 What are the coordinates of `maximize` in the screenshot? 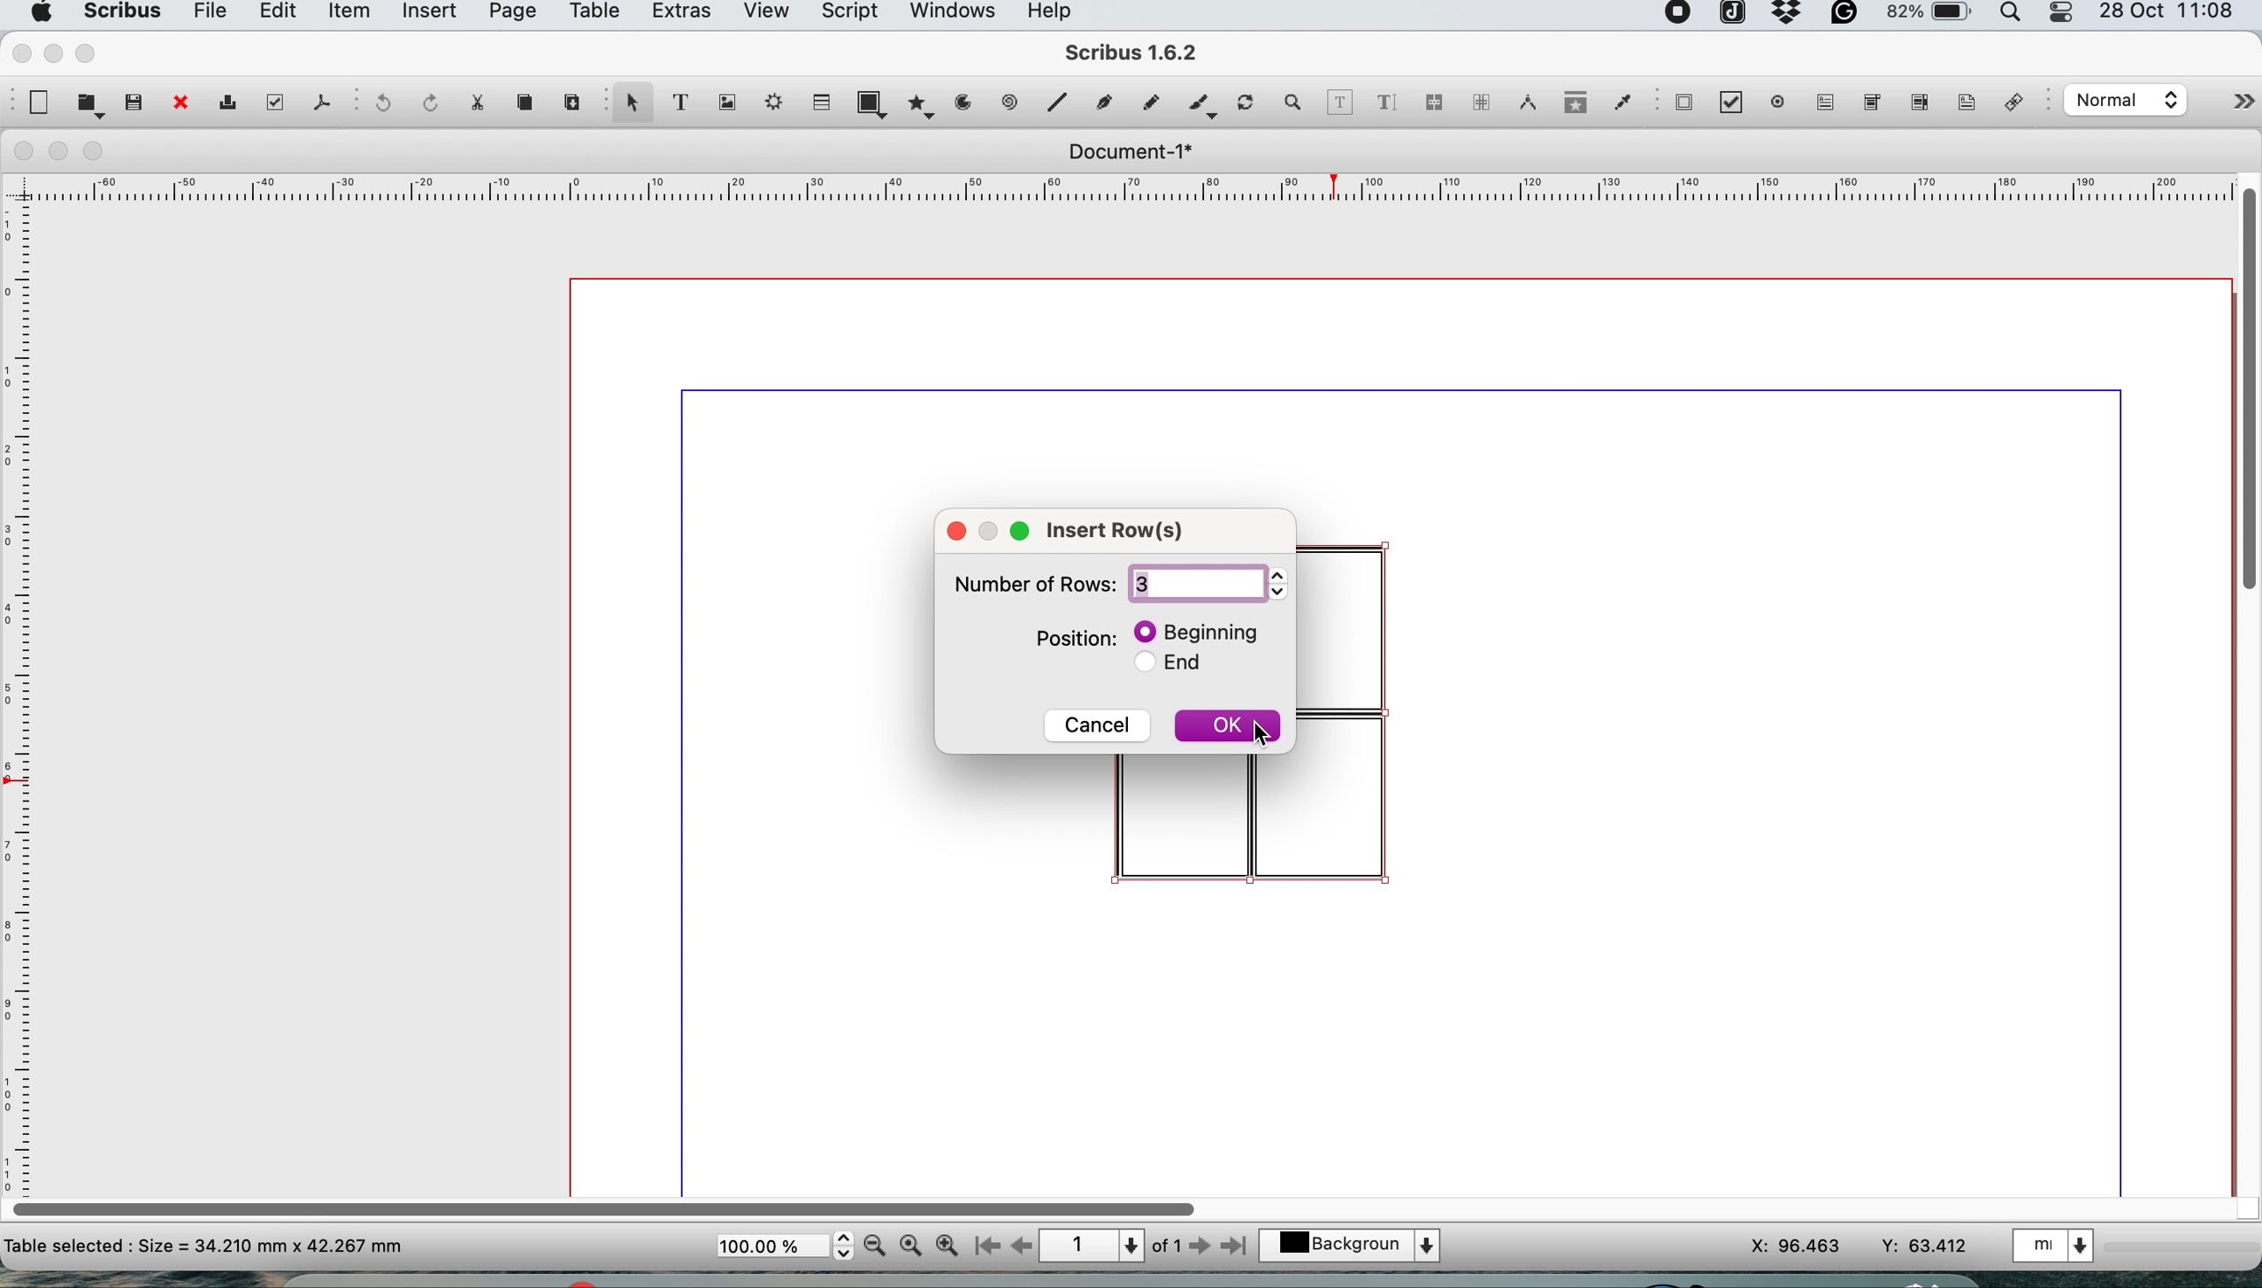 It's located at (1024, 531).